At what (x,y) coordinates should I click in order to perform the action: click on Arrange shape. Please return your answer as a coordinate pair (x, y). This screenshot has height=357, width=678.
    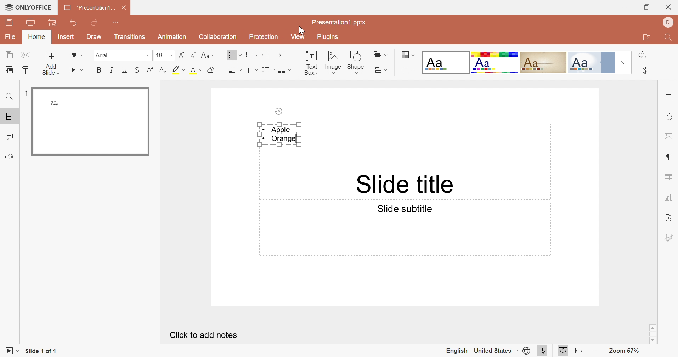
    Looking at the image, I should click on (381, 55).